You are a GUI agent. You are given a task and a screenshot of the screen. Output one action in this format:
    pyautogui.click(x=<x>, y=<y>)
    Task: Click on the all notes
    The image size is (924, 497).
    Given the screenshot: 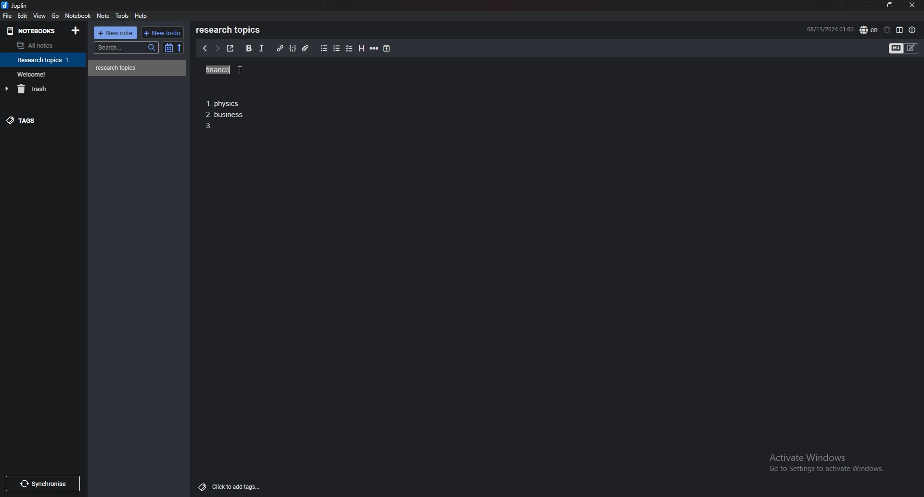 What is the action you would take?
    pyautogui.click(x=39, y=46)
    